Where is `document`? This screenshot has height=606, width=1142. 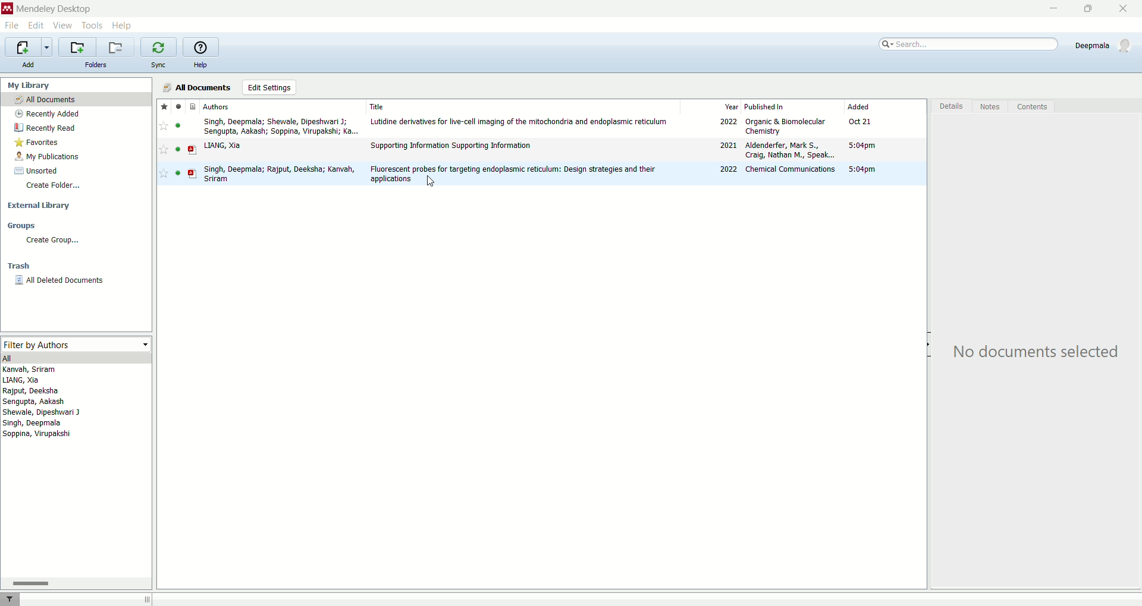
document is located at coordinates (192, 150).